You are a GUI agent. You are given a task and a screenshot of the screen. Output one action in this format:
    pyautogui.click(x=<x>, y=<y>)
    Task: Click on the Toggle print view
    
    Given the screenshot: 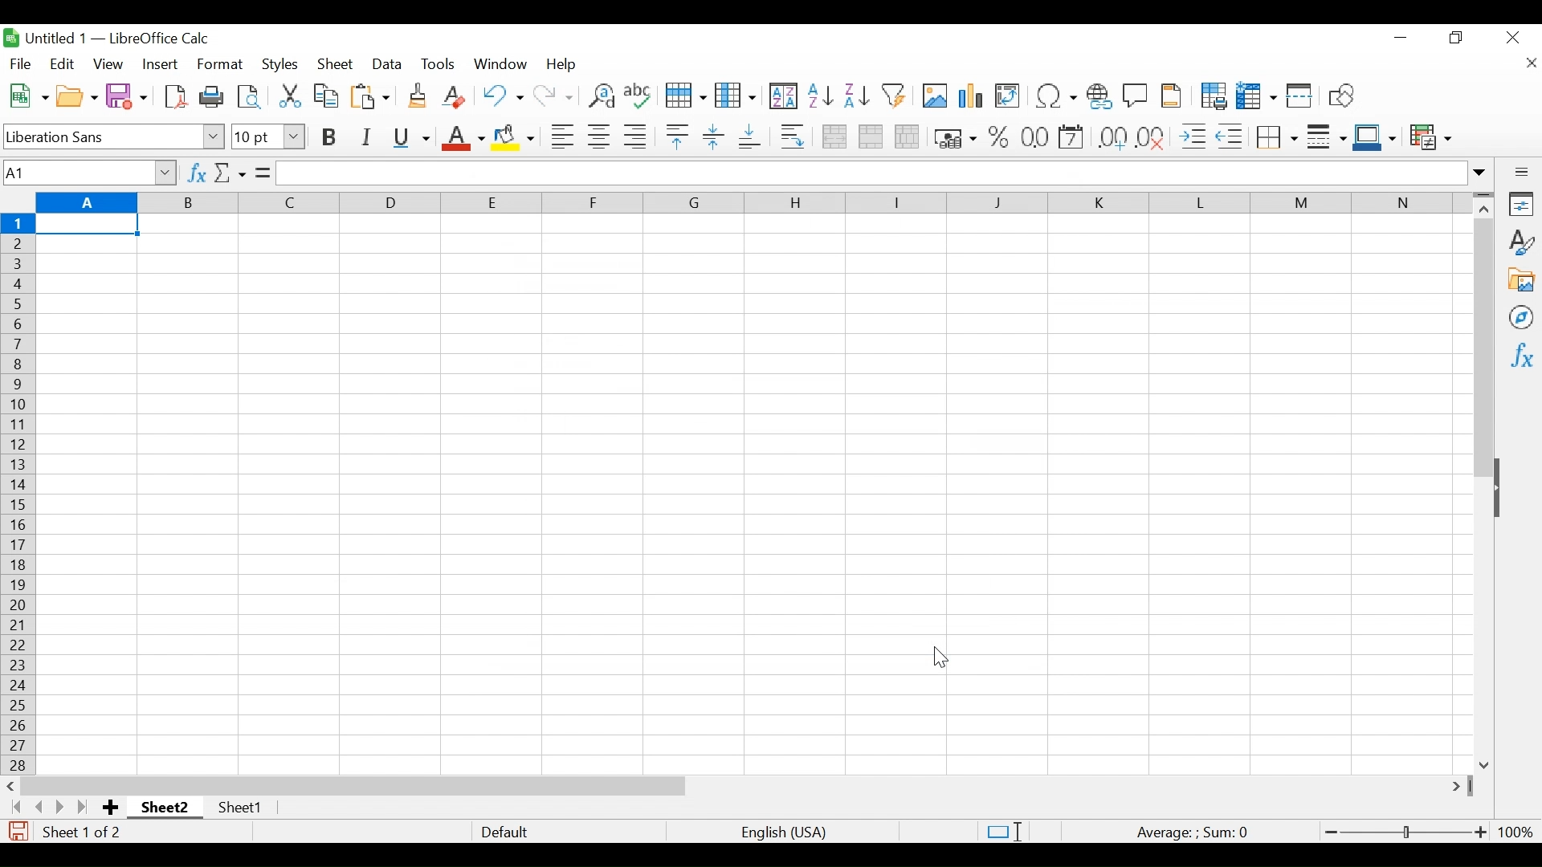 What is the action you would take?
    pyautogui.click(x=250, y=95)
    